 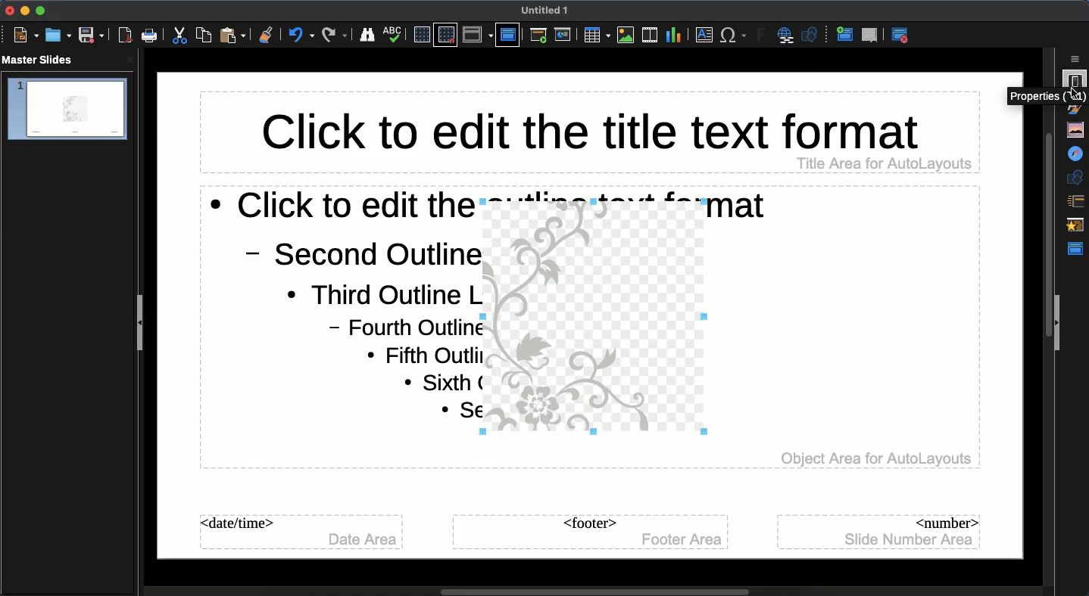 What do you see at coordinates (23, 11) in the screenshot?
I see `Minimize` at bounding box center [23, 11].